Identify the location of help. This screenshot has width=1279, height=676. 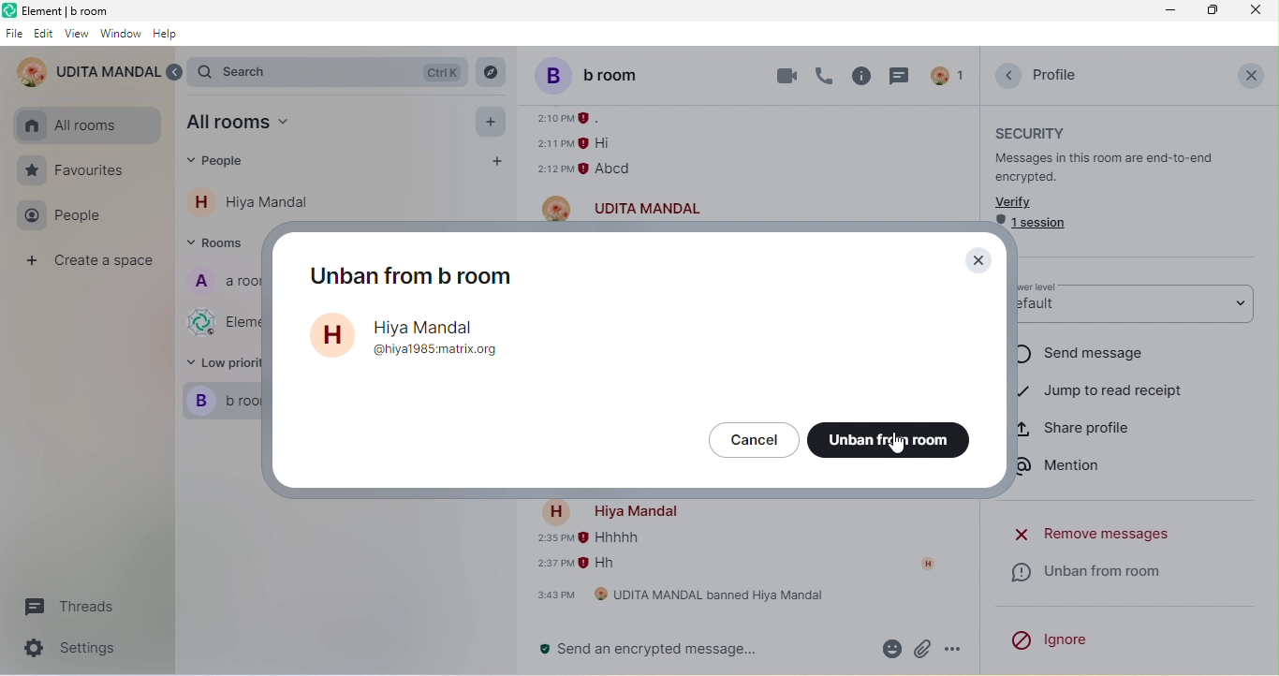
(164, 35).